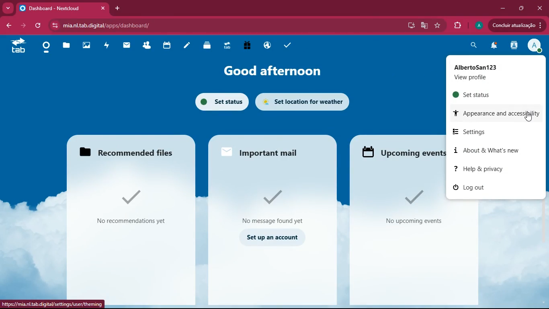  Describe the element at coordinates (22, 25) in the screenshot. I see `forward` at that location.